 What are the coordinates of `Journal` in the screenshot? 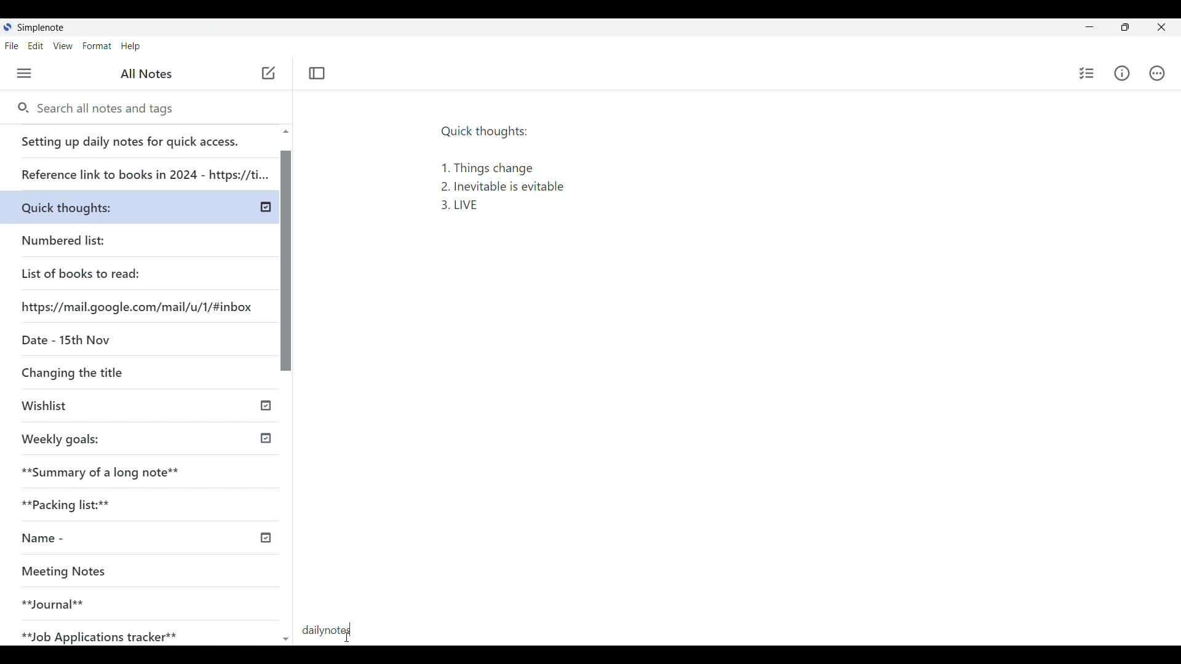 It's located at (122, 599).